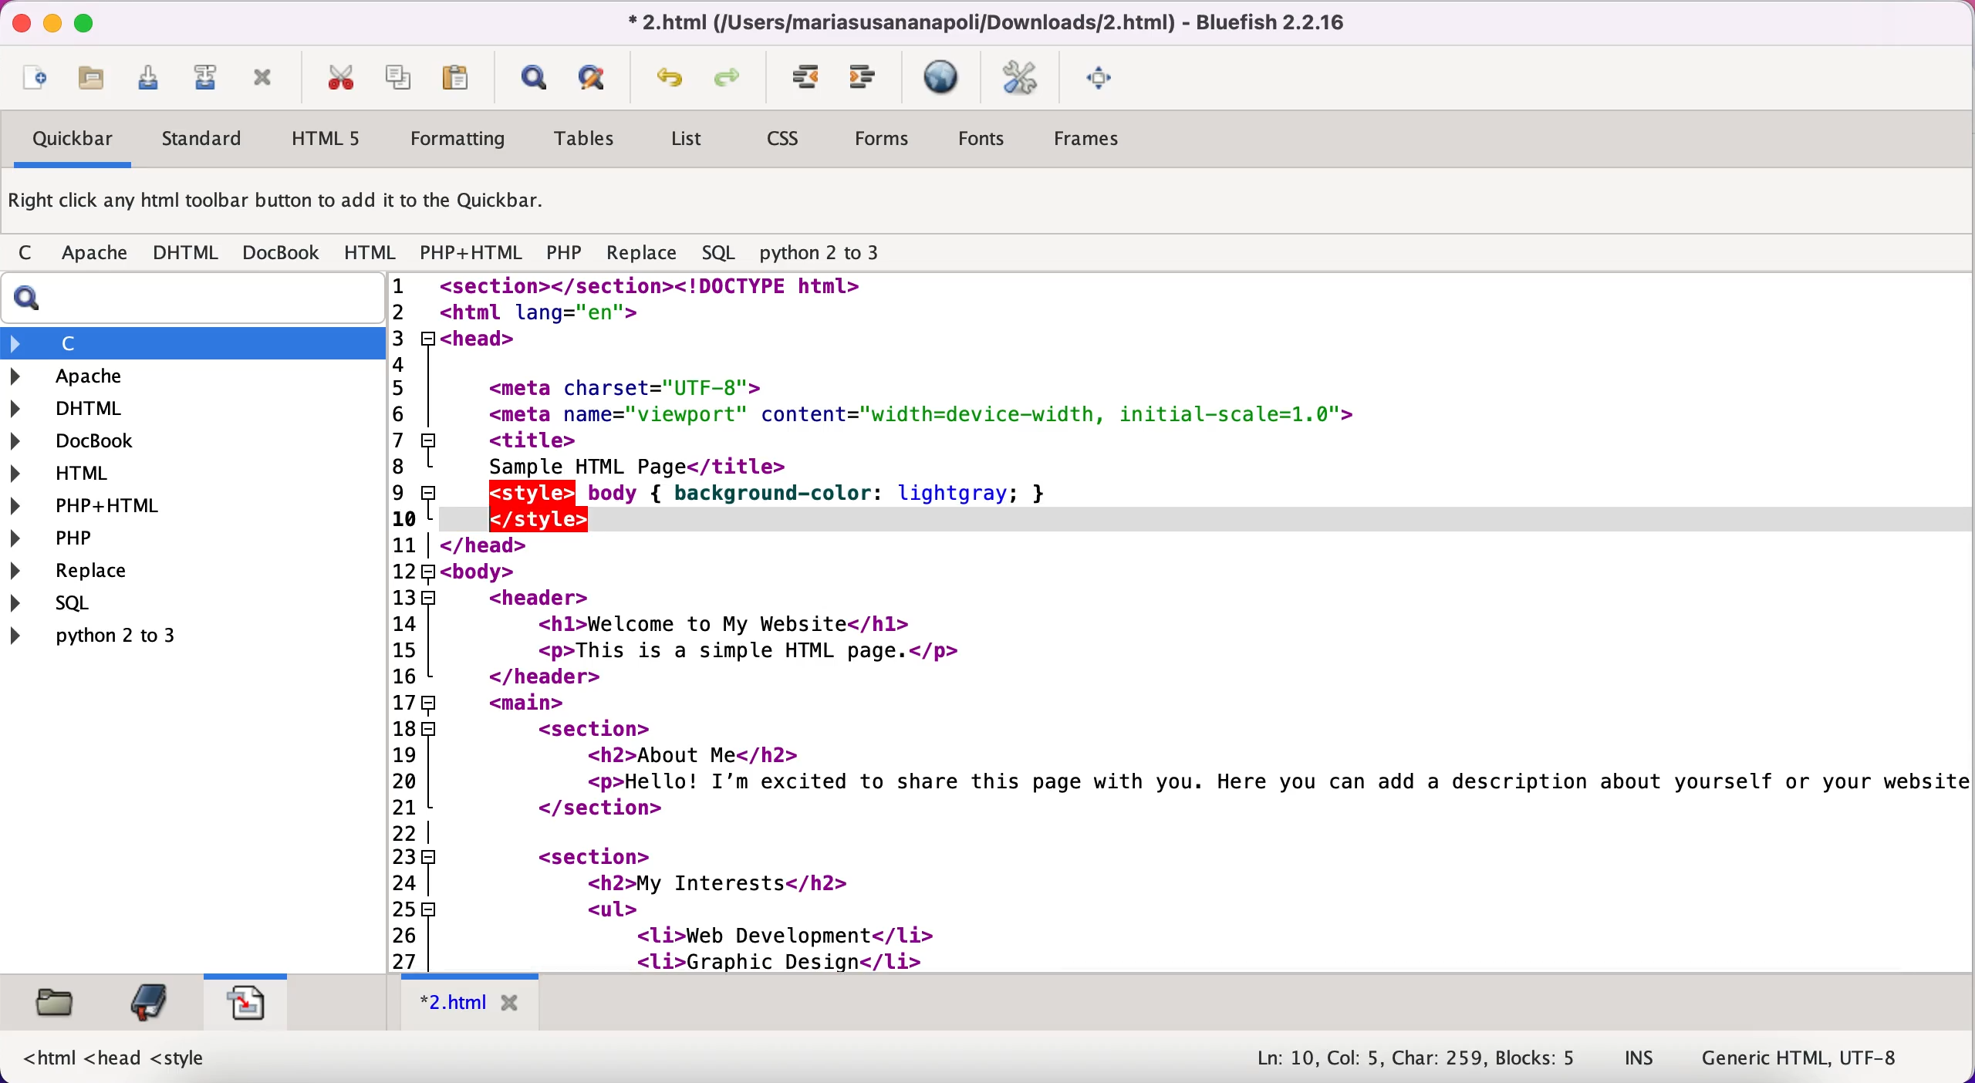  I want to click on python 2 to 3, so click(833, 254).